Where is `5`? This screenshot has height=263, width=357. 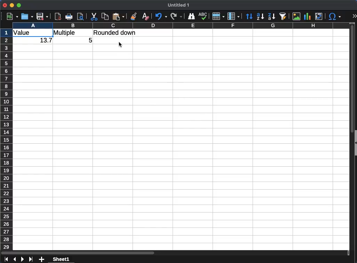 5 is located at coordinates (89, 39).